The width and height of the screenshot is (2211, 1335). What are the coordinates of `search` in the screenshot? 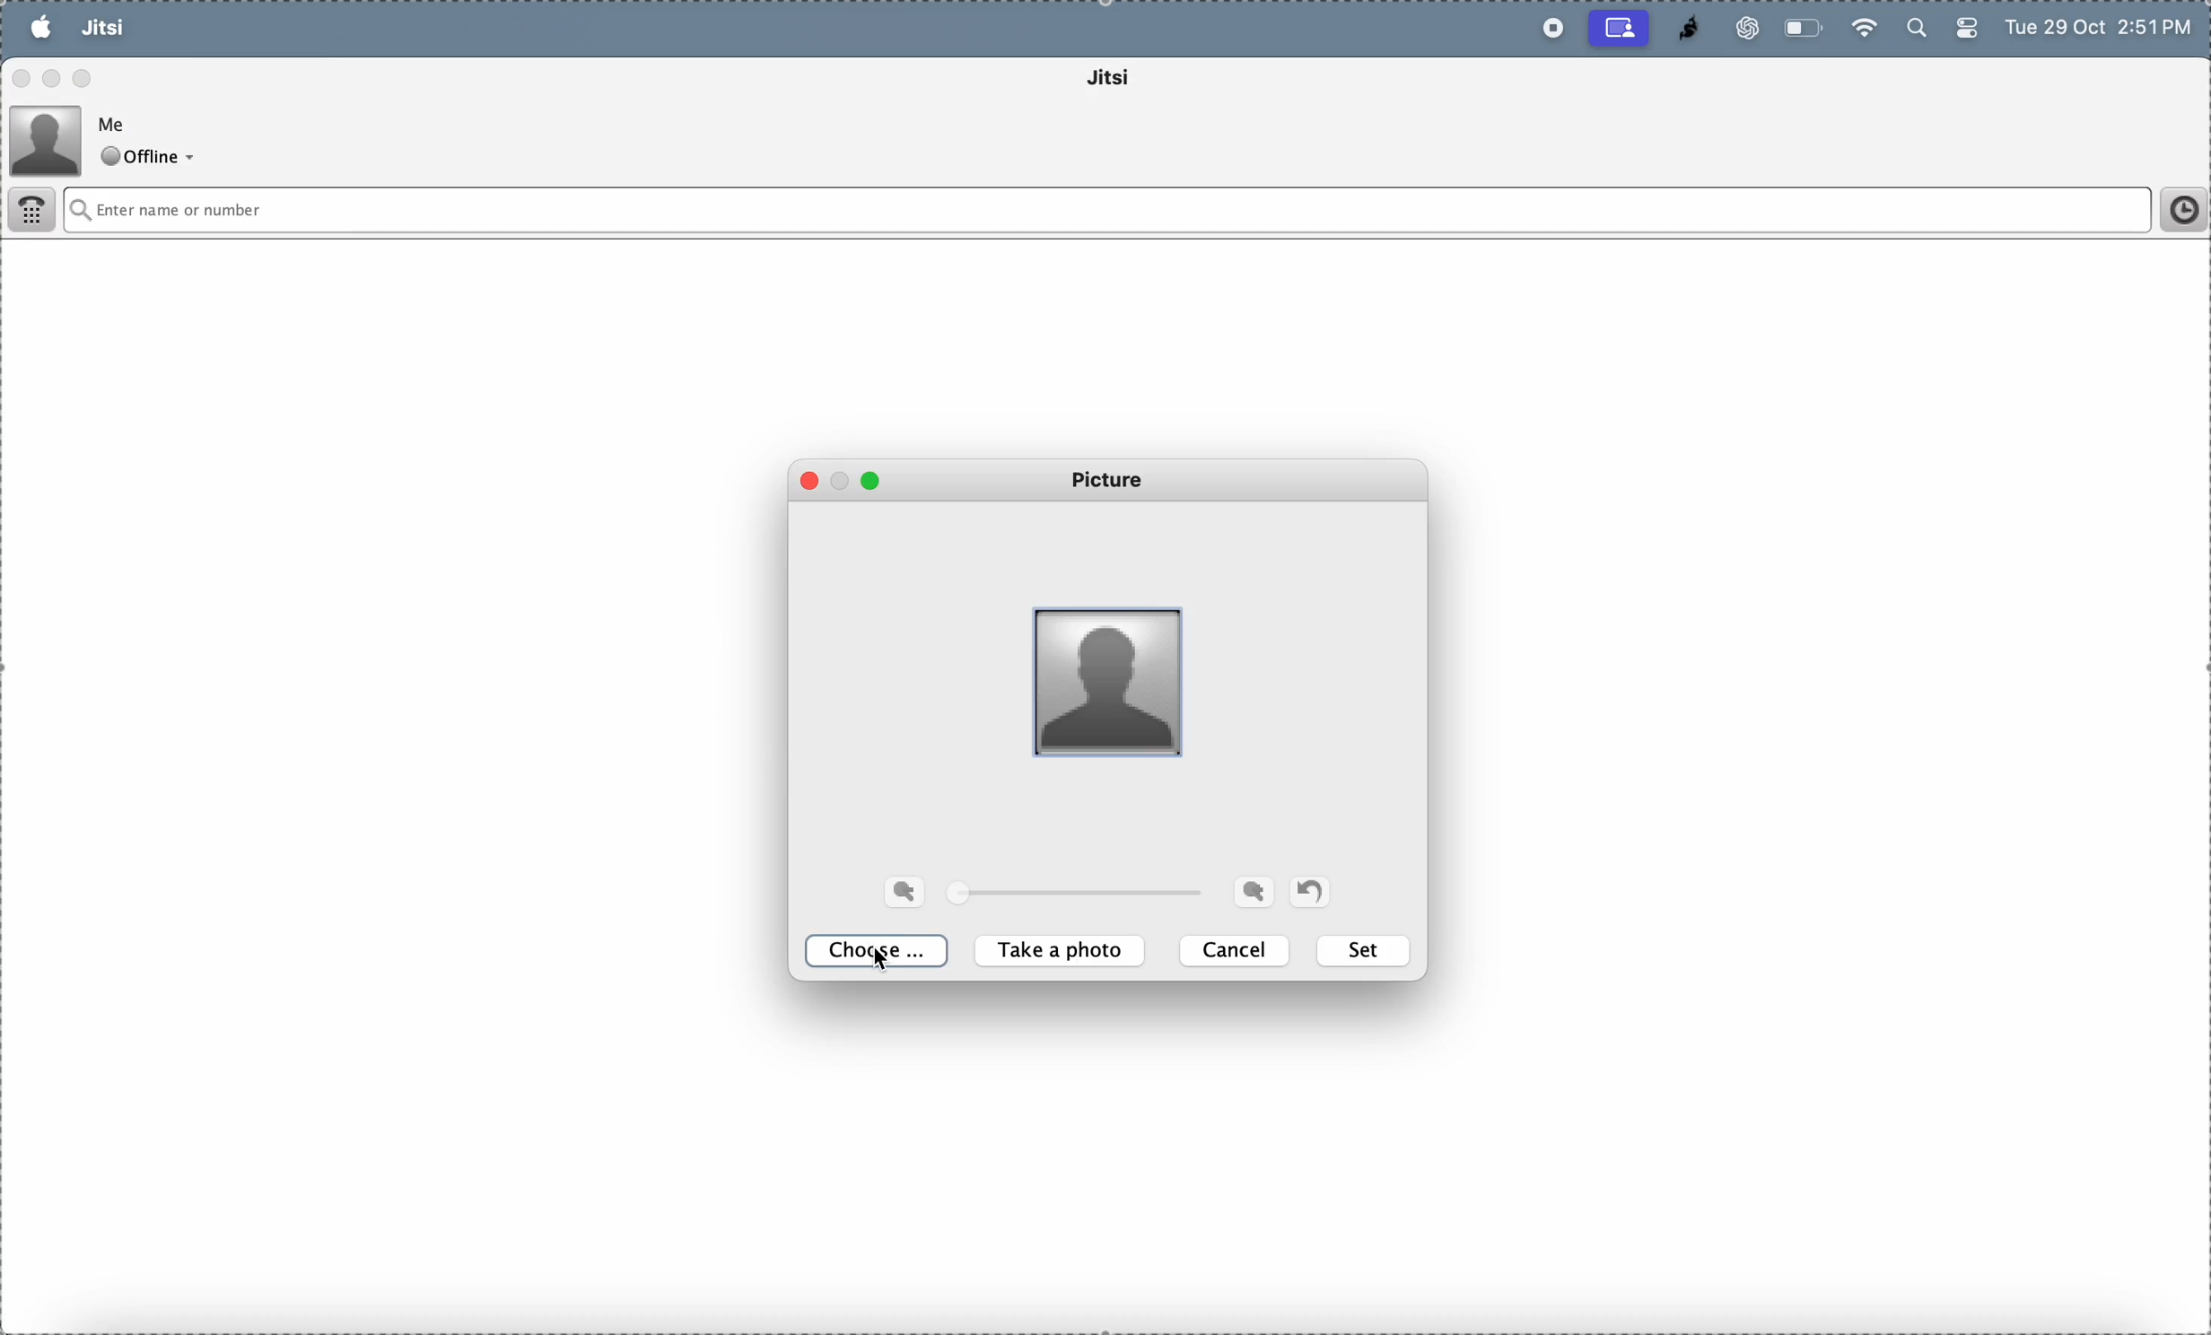 It's located at (1914, 30).